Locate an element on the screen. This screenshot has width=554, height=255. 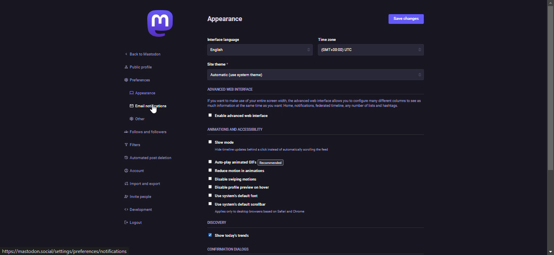
advanced web interface is located at coordinates (232, 89).